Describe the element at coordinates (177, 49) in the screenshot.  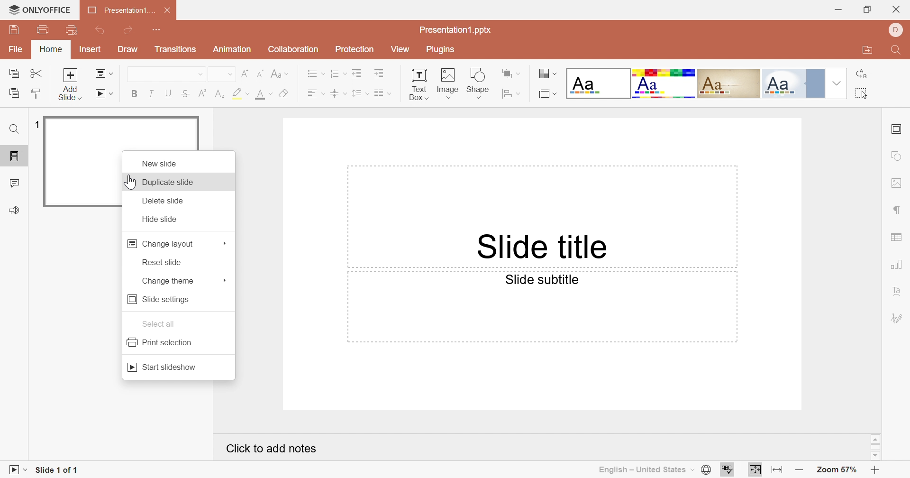
I see `Transitions` at that location.